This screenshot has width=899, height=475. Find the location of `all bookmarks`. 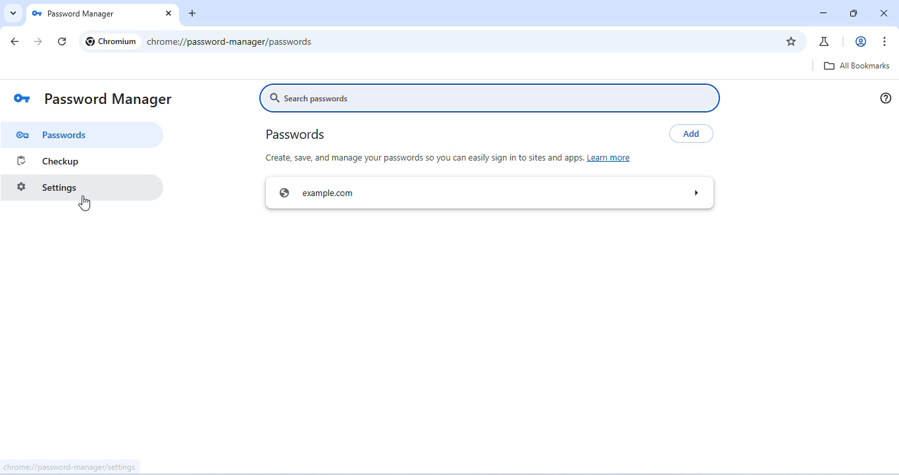

all bookmarks is located at coordinates (859, 66).